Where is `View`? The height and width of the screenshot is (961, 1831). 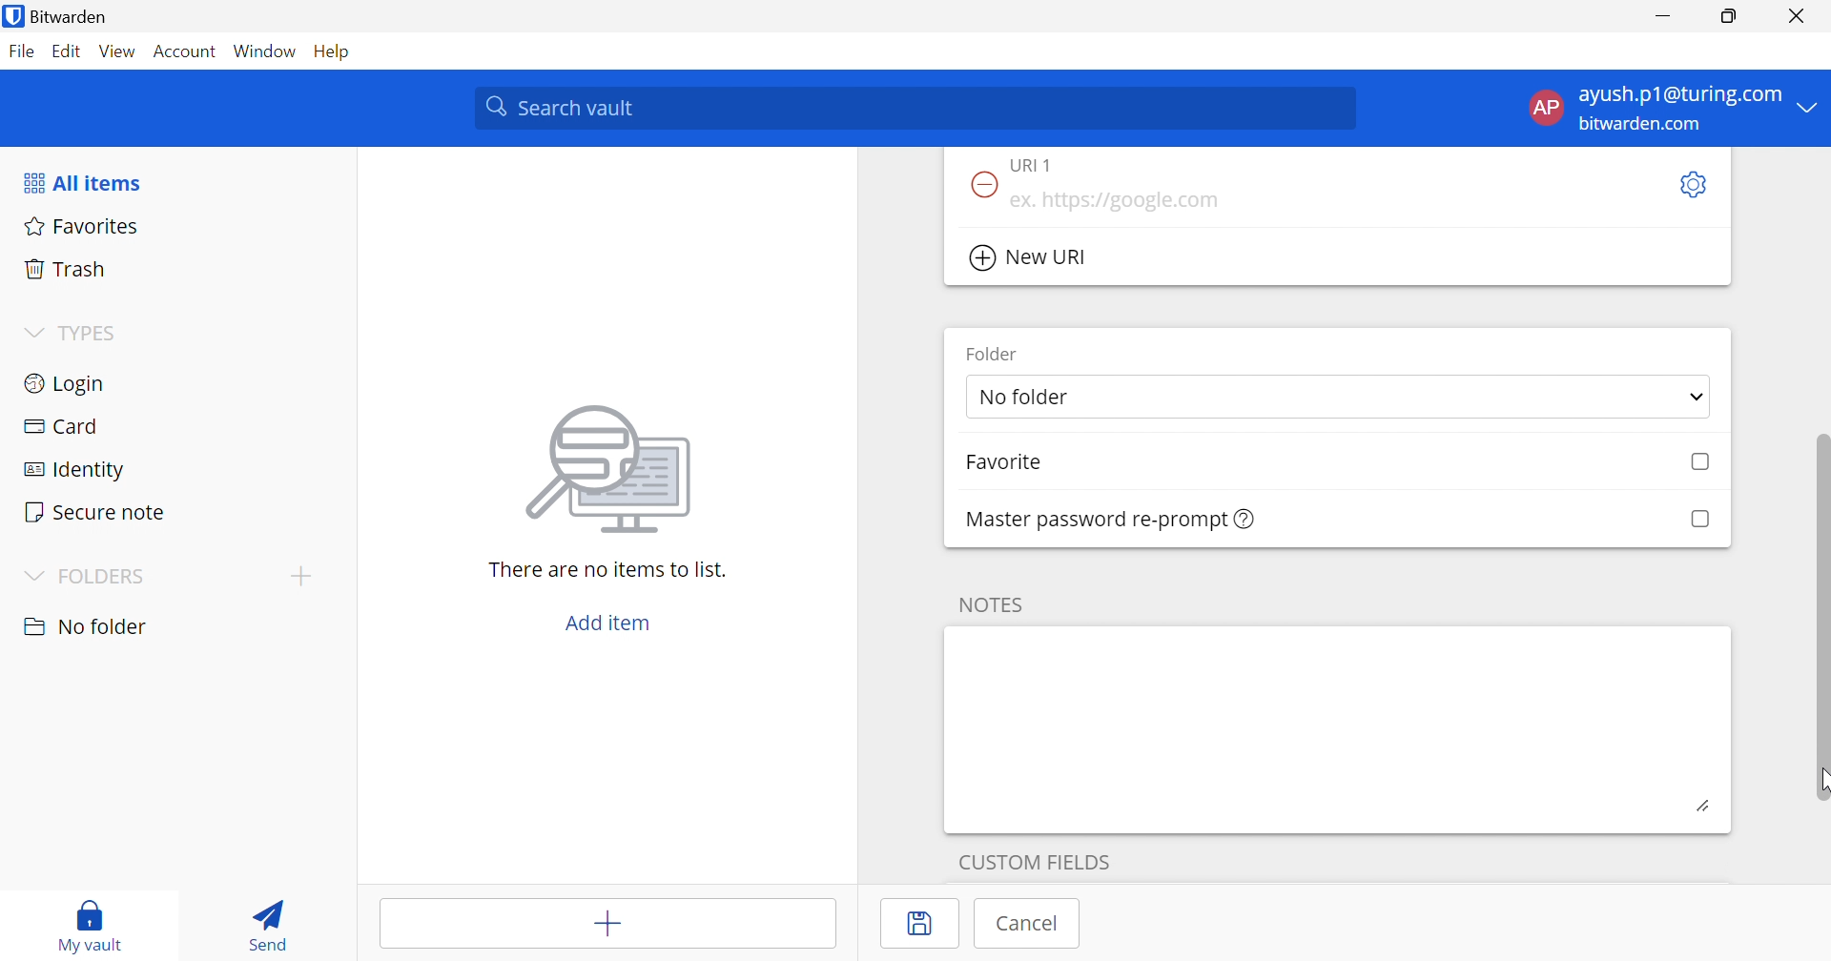
View is located at coordinates (116, 51).